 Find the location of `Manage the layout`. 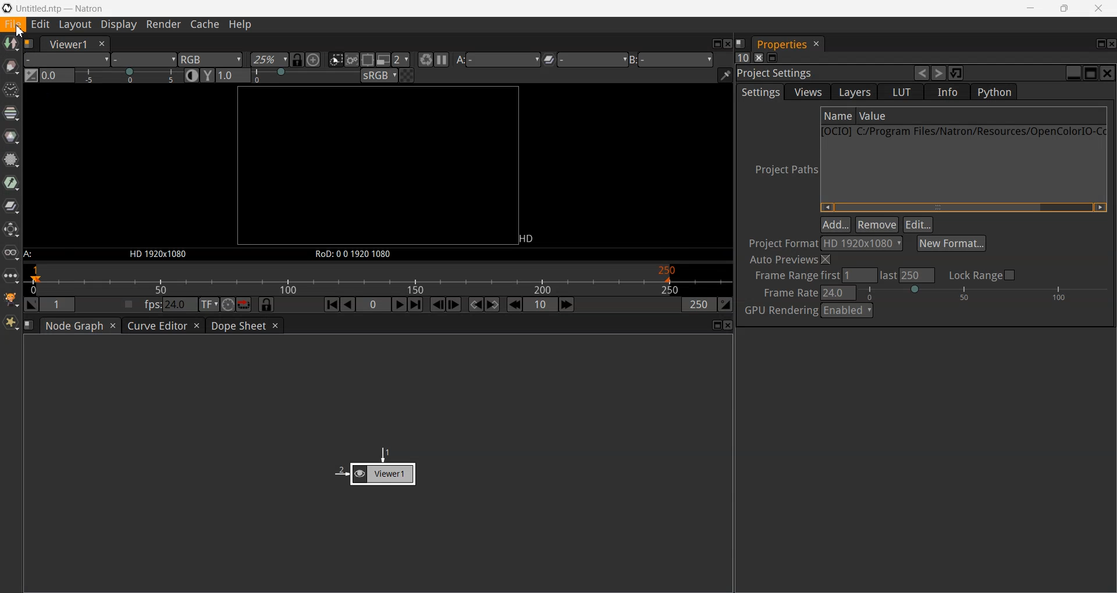

Manage the layout is located at coordinates (29, 44).